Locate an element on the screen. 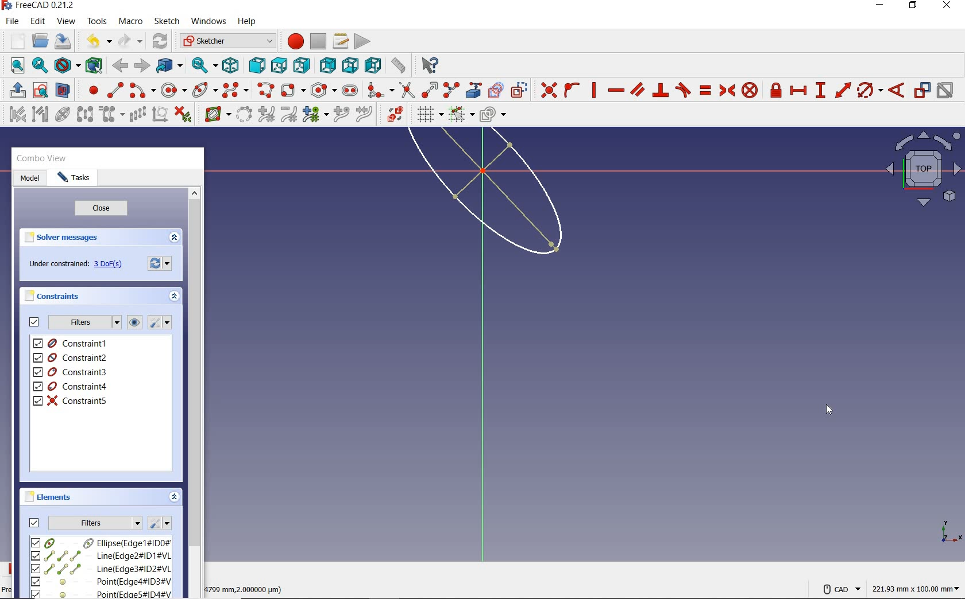 The image size is (965, 599). sketch is located at coordinates (166, 21).